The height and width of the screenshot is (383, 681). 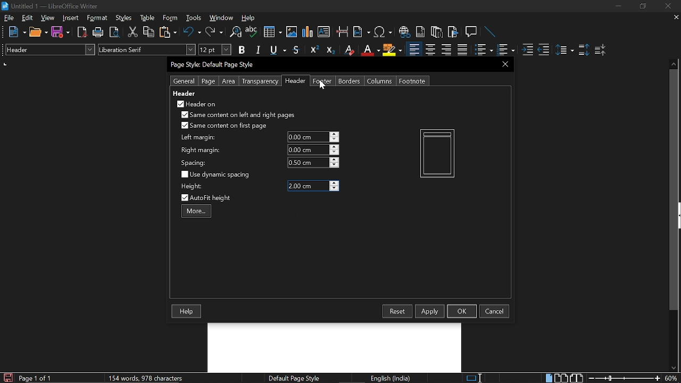 I want to click on Undo, so click(x=193, y=32).